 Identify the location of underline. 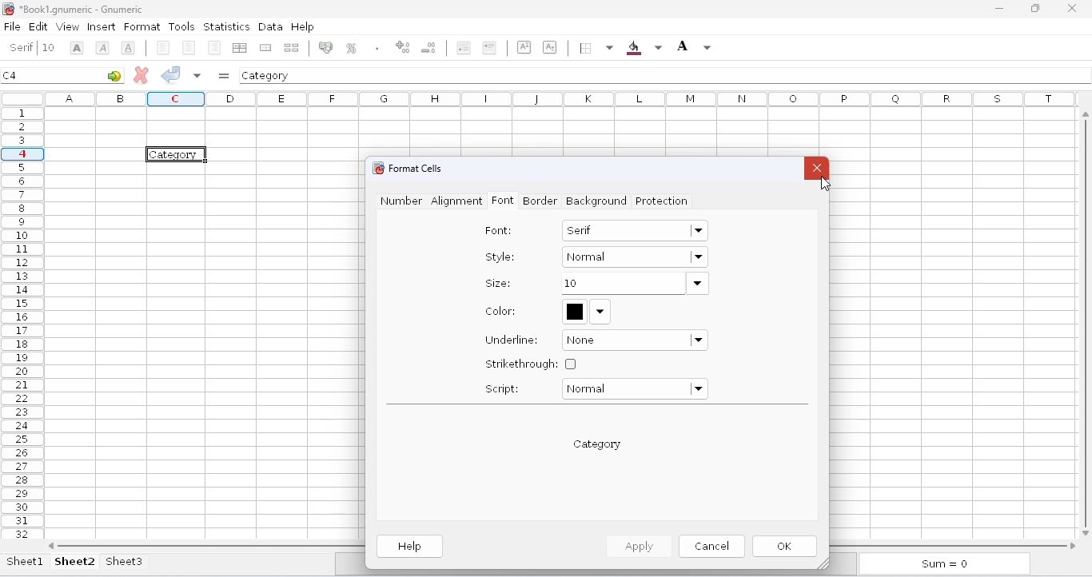
(161, 48).